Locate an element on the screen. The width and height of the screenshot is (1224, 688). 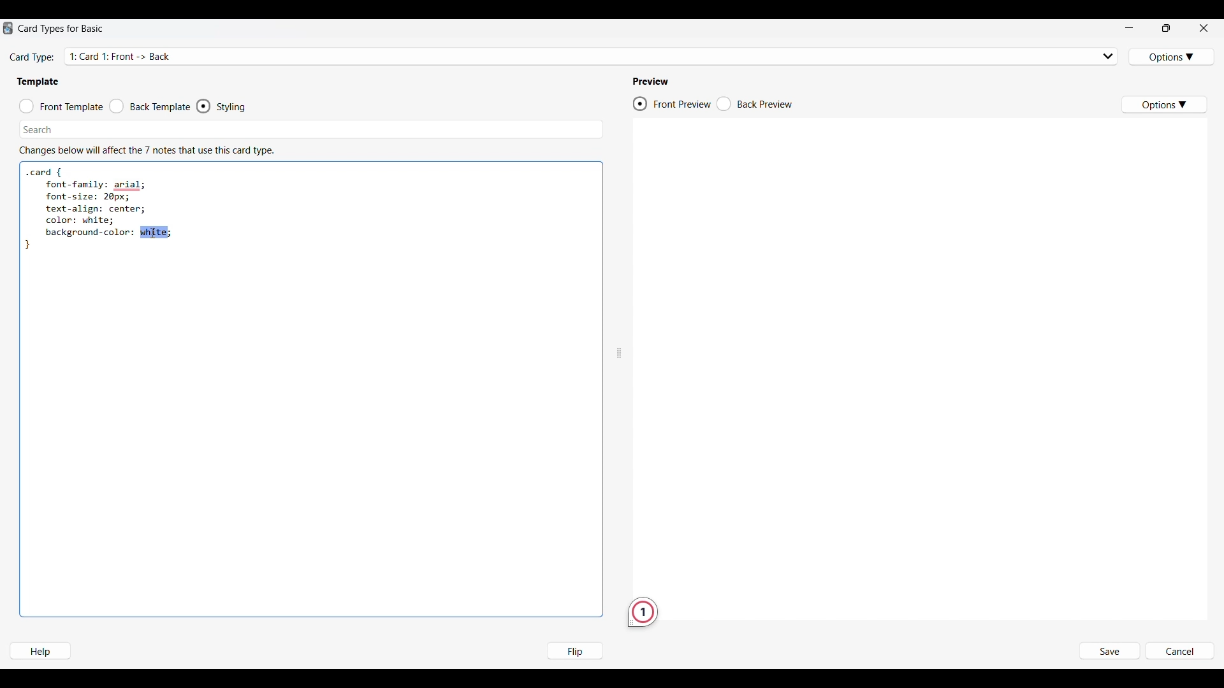
Change width of panels attached to this line is located at coordinates (619, 322).